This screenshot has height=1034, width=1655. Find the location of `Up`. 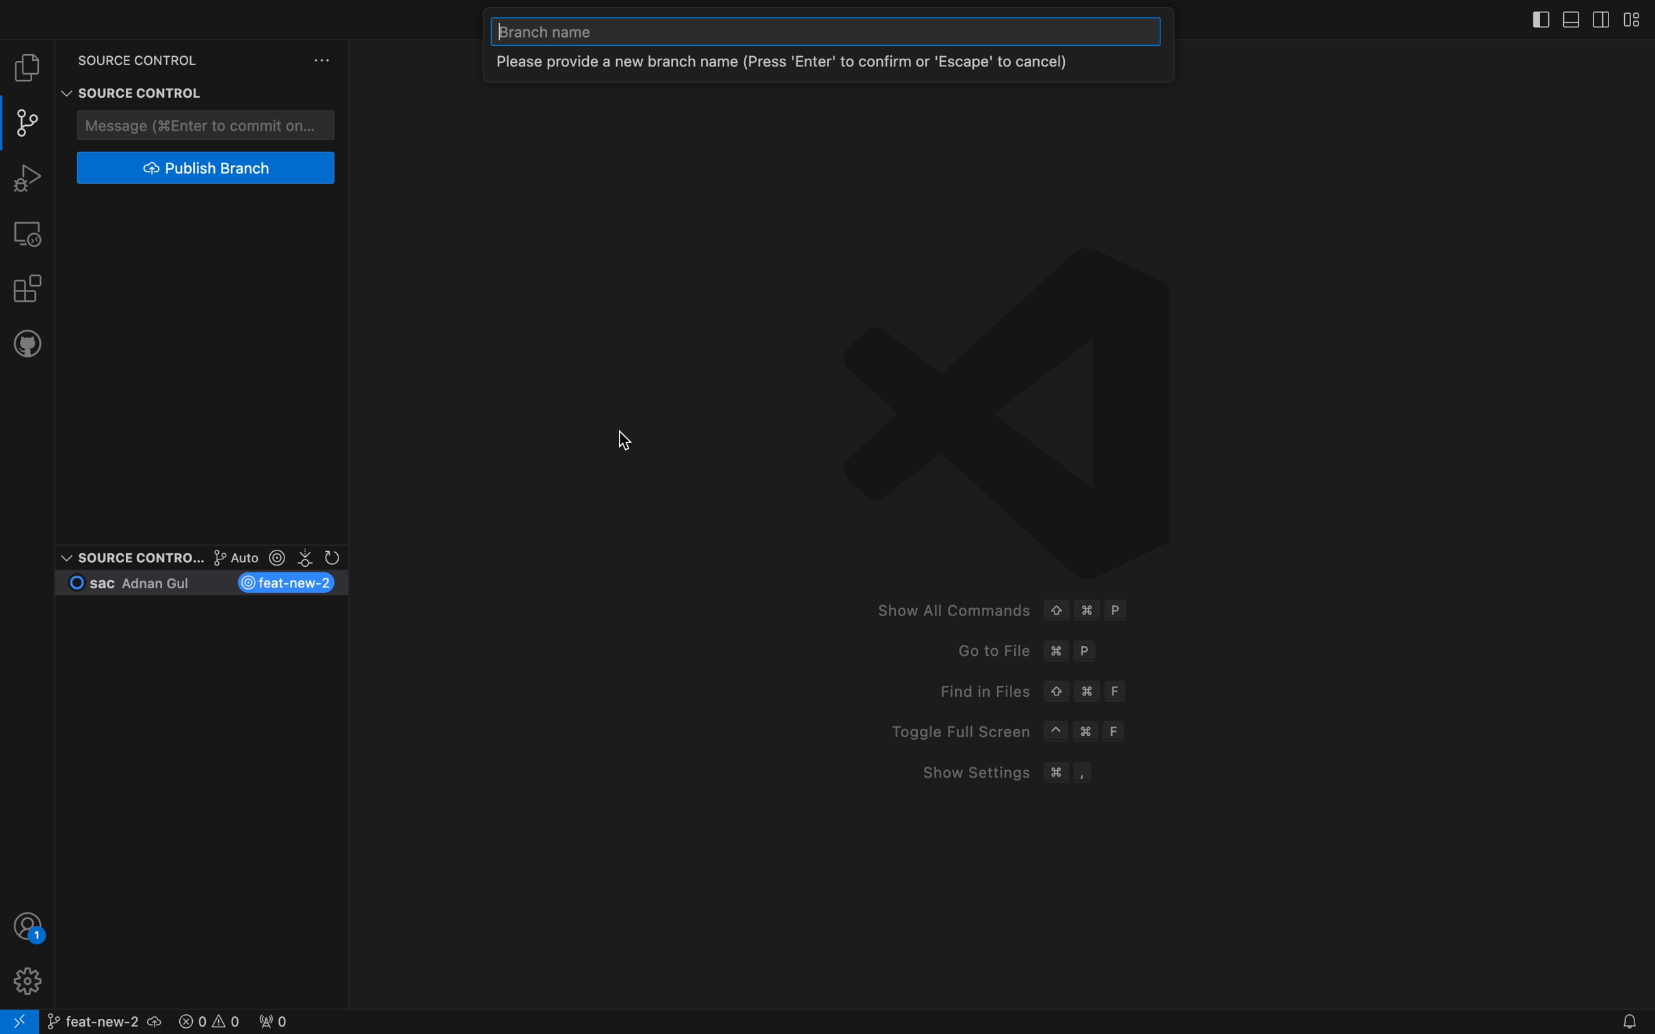

Up is located at coordinates (1055, 609).